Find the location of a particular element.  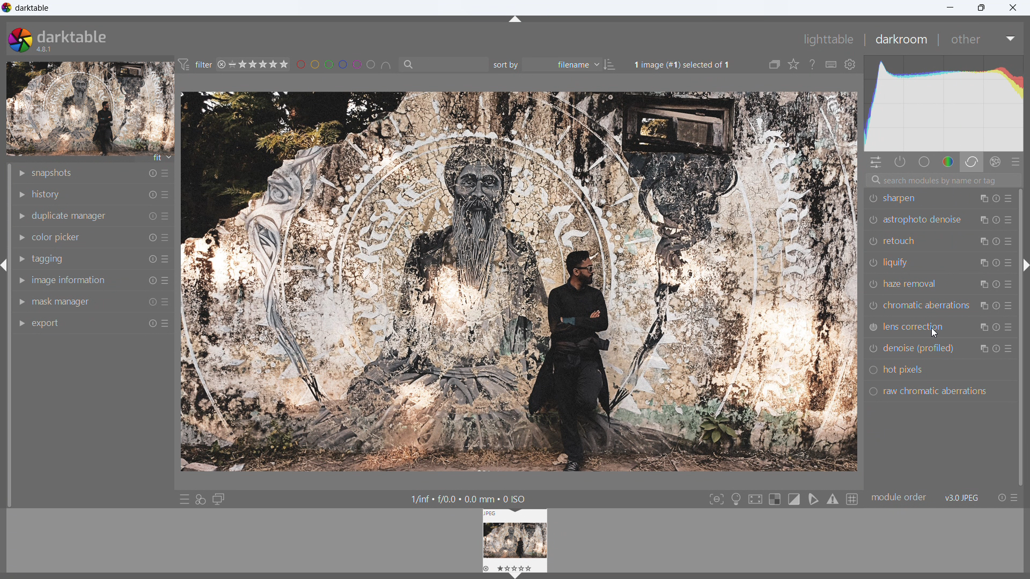

toggle ISO 12646 color assessment conditions is located at coordinates (736, 499).